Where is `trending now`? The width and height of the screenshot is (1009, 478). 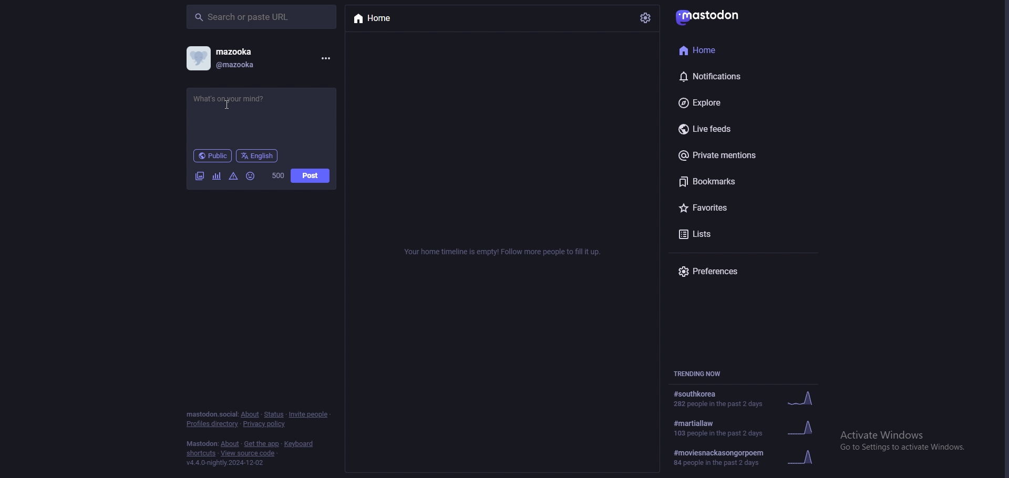 trending now is located at coordinates (705, 373).